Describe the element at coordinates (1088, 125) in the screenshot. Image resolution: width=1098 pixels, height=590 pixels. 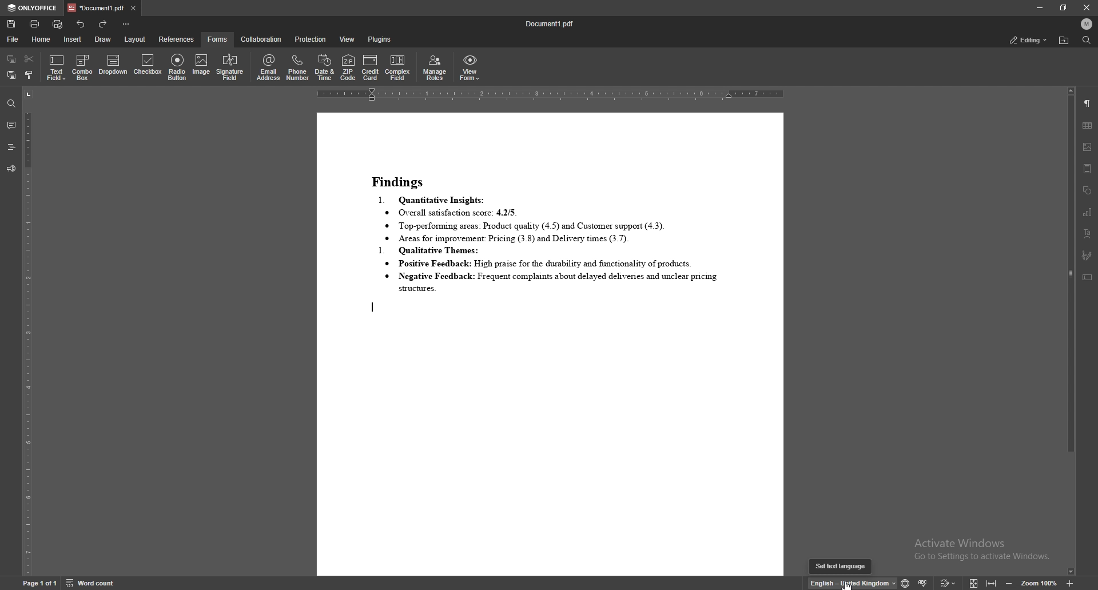
I see `table` at that location.